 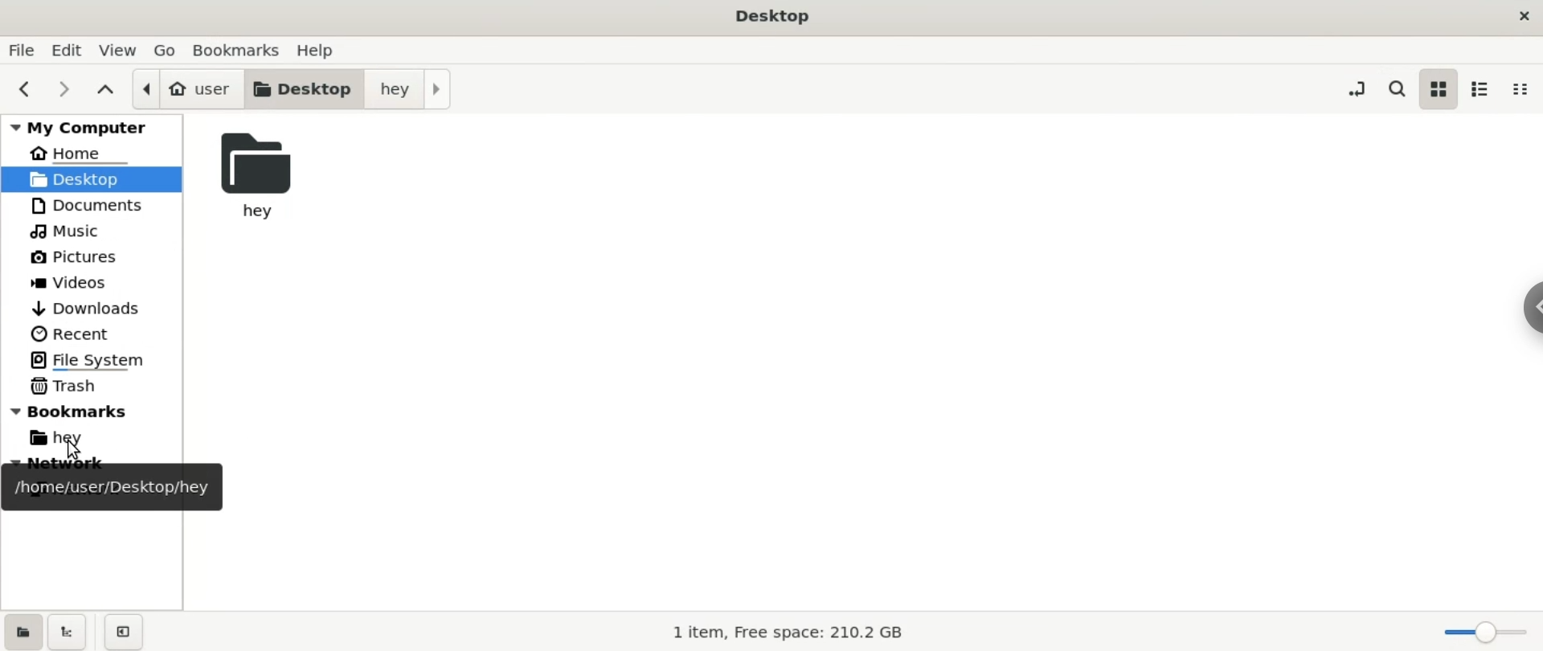 What do you see at coordinates (792, 632) in the screenshot?
I see `1 item, Free space: 210.2 GB` at bounding box center [792, 632].